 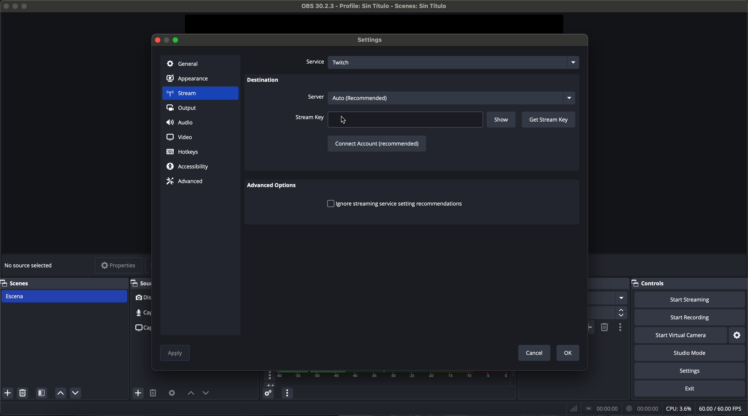 What do you see at coordinates (690, 300) in the screenshot?
I see `click on start streaming` at bounding box center [690, 300].